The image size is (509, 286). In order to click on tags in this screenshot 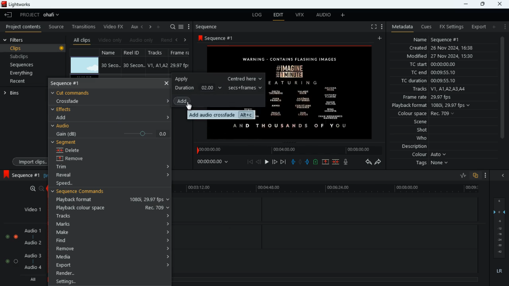, I will do `click(434, 163)`.